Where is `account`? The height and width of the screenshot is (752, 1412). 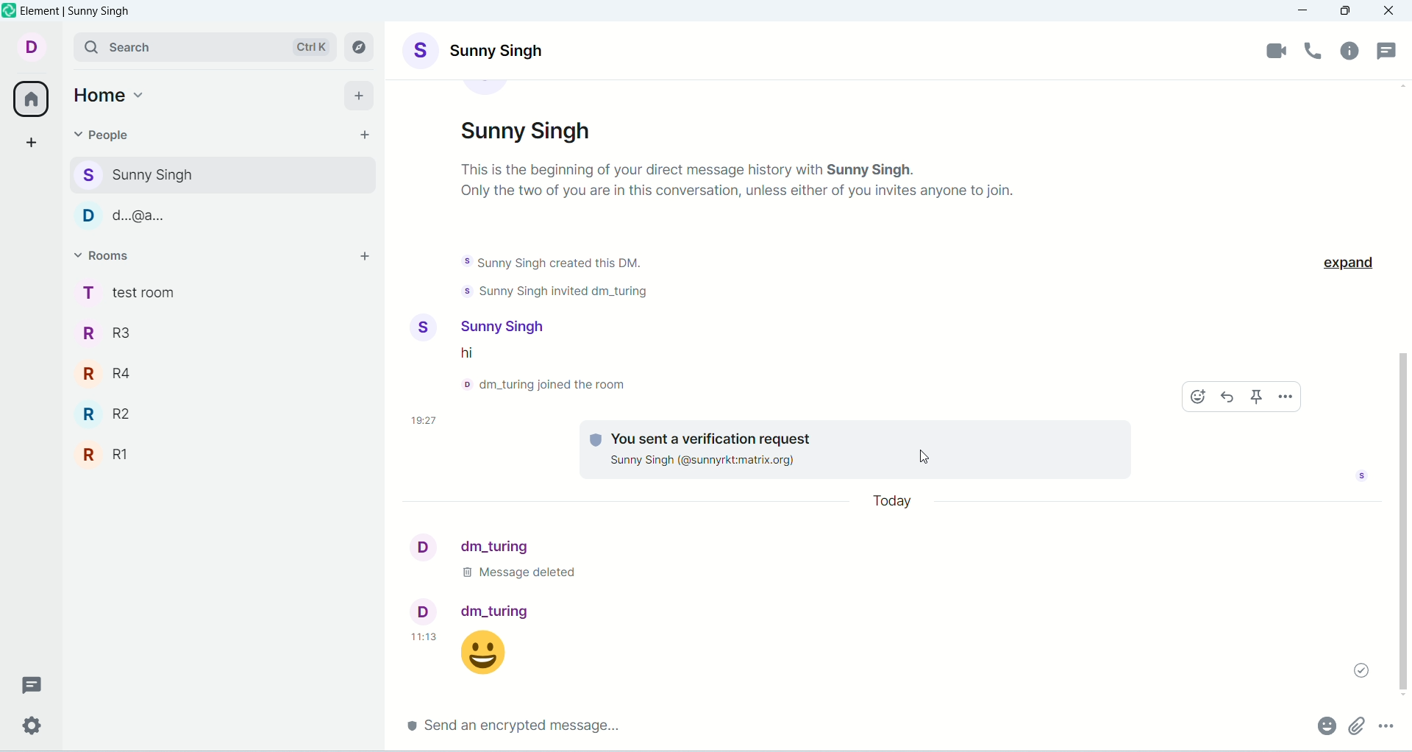 account is located at coordinates (476, 49).